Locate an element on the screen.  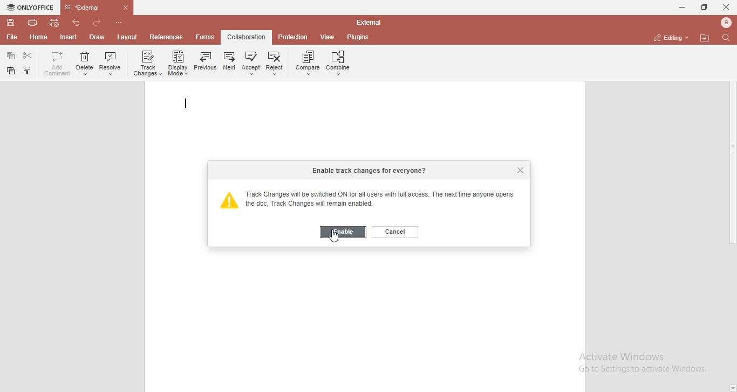
restore is located at coordinates (705, 6).